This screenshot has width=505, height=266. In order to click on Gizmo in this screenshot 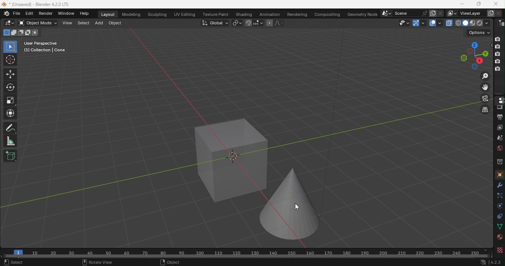, I will do `click(415, 23)`.